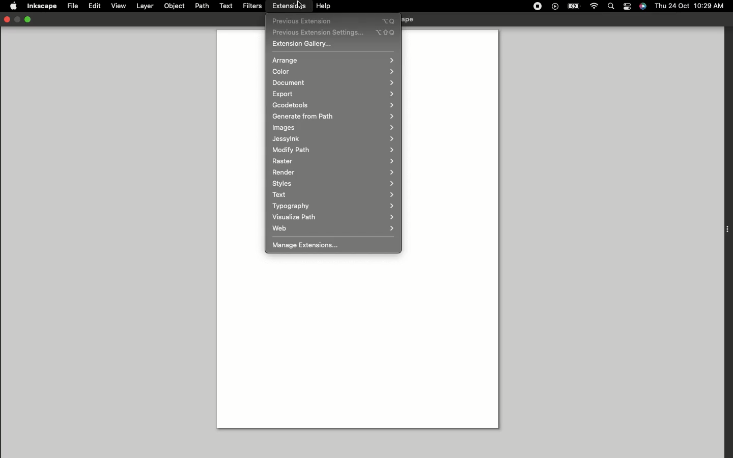 Image resolution: width=733 pixels, height=458 pixels. What do you see at coordinates (334, 172) in the screenshot?
I see `Render` at bounding box center [334, 172].